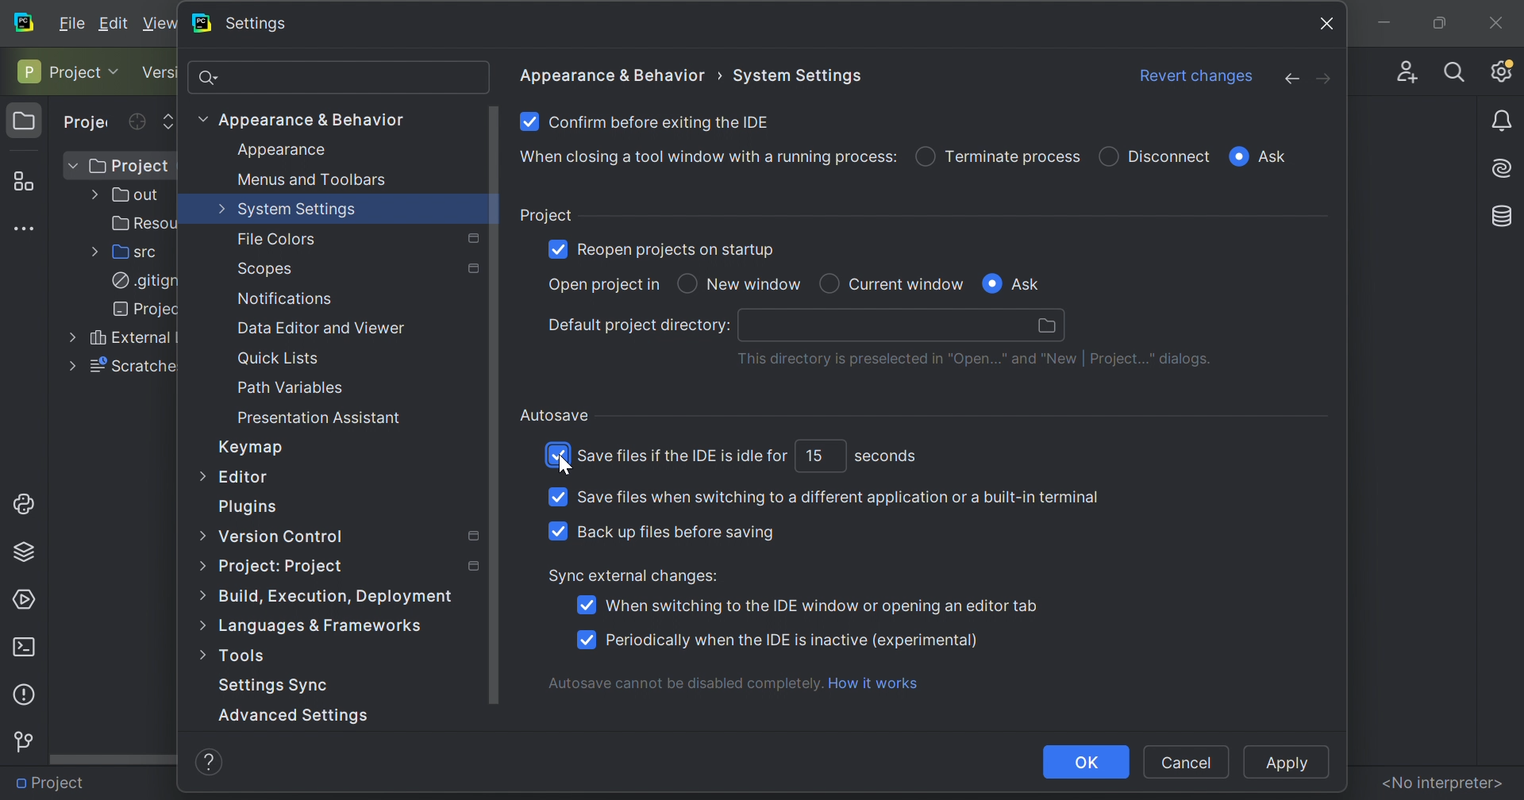 The width and height of the screenshot is (1524, 800). What do you see at coordinates (1325, 79) in the screenshot?
I see `Forward` at bounding box center [1325, 79].